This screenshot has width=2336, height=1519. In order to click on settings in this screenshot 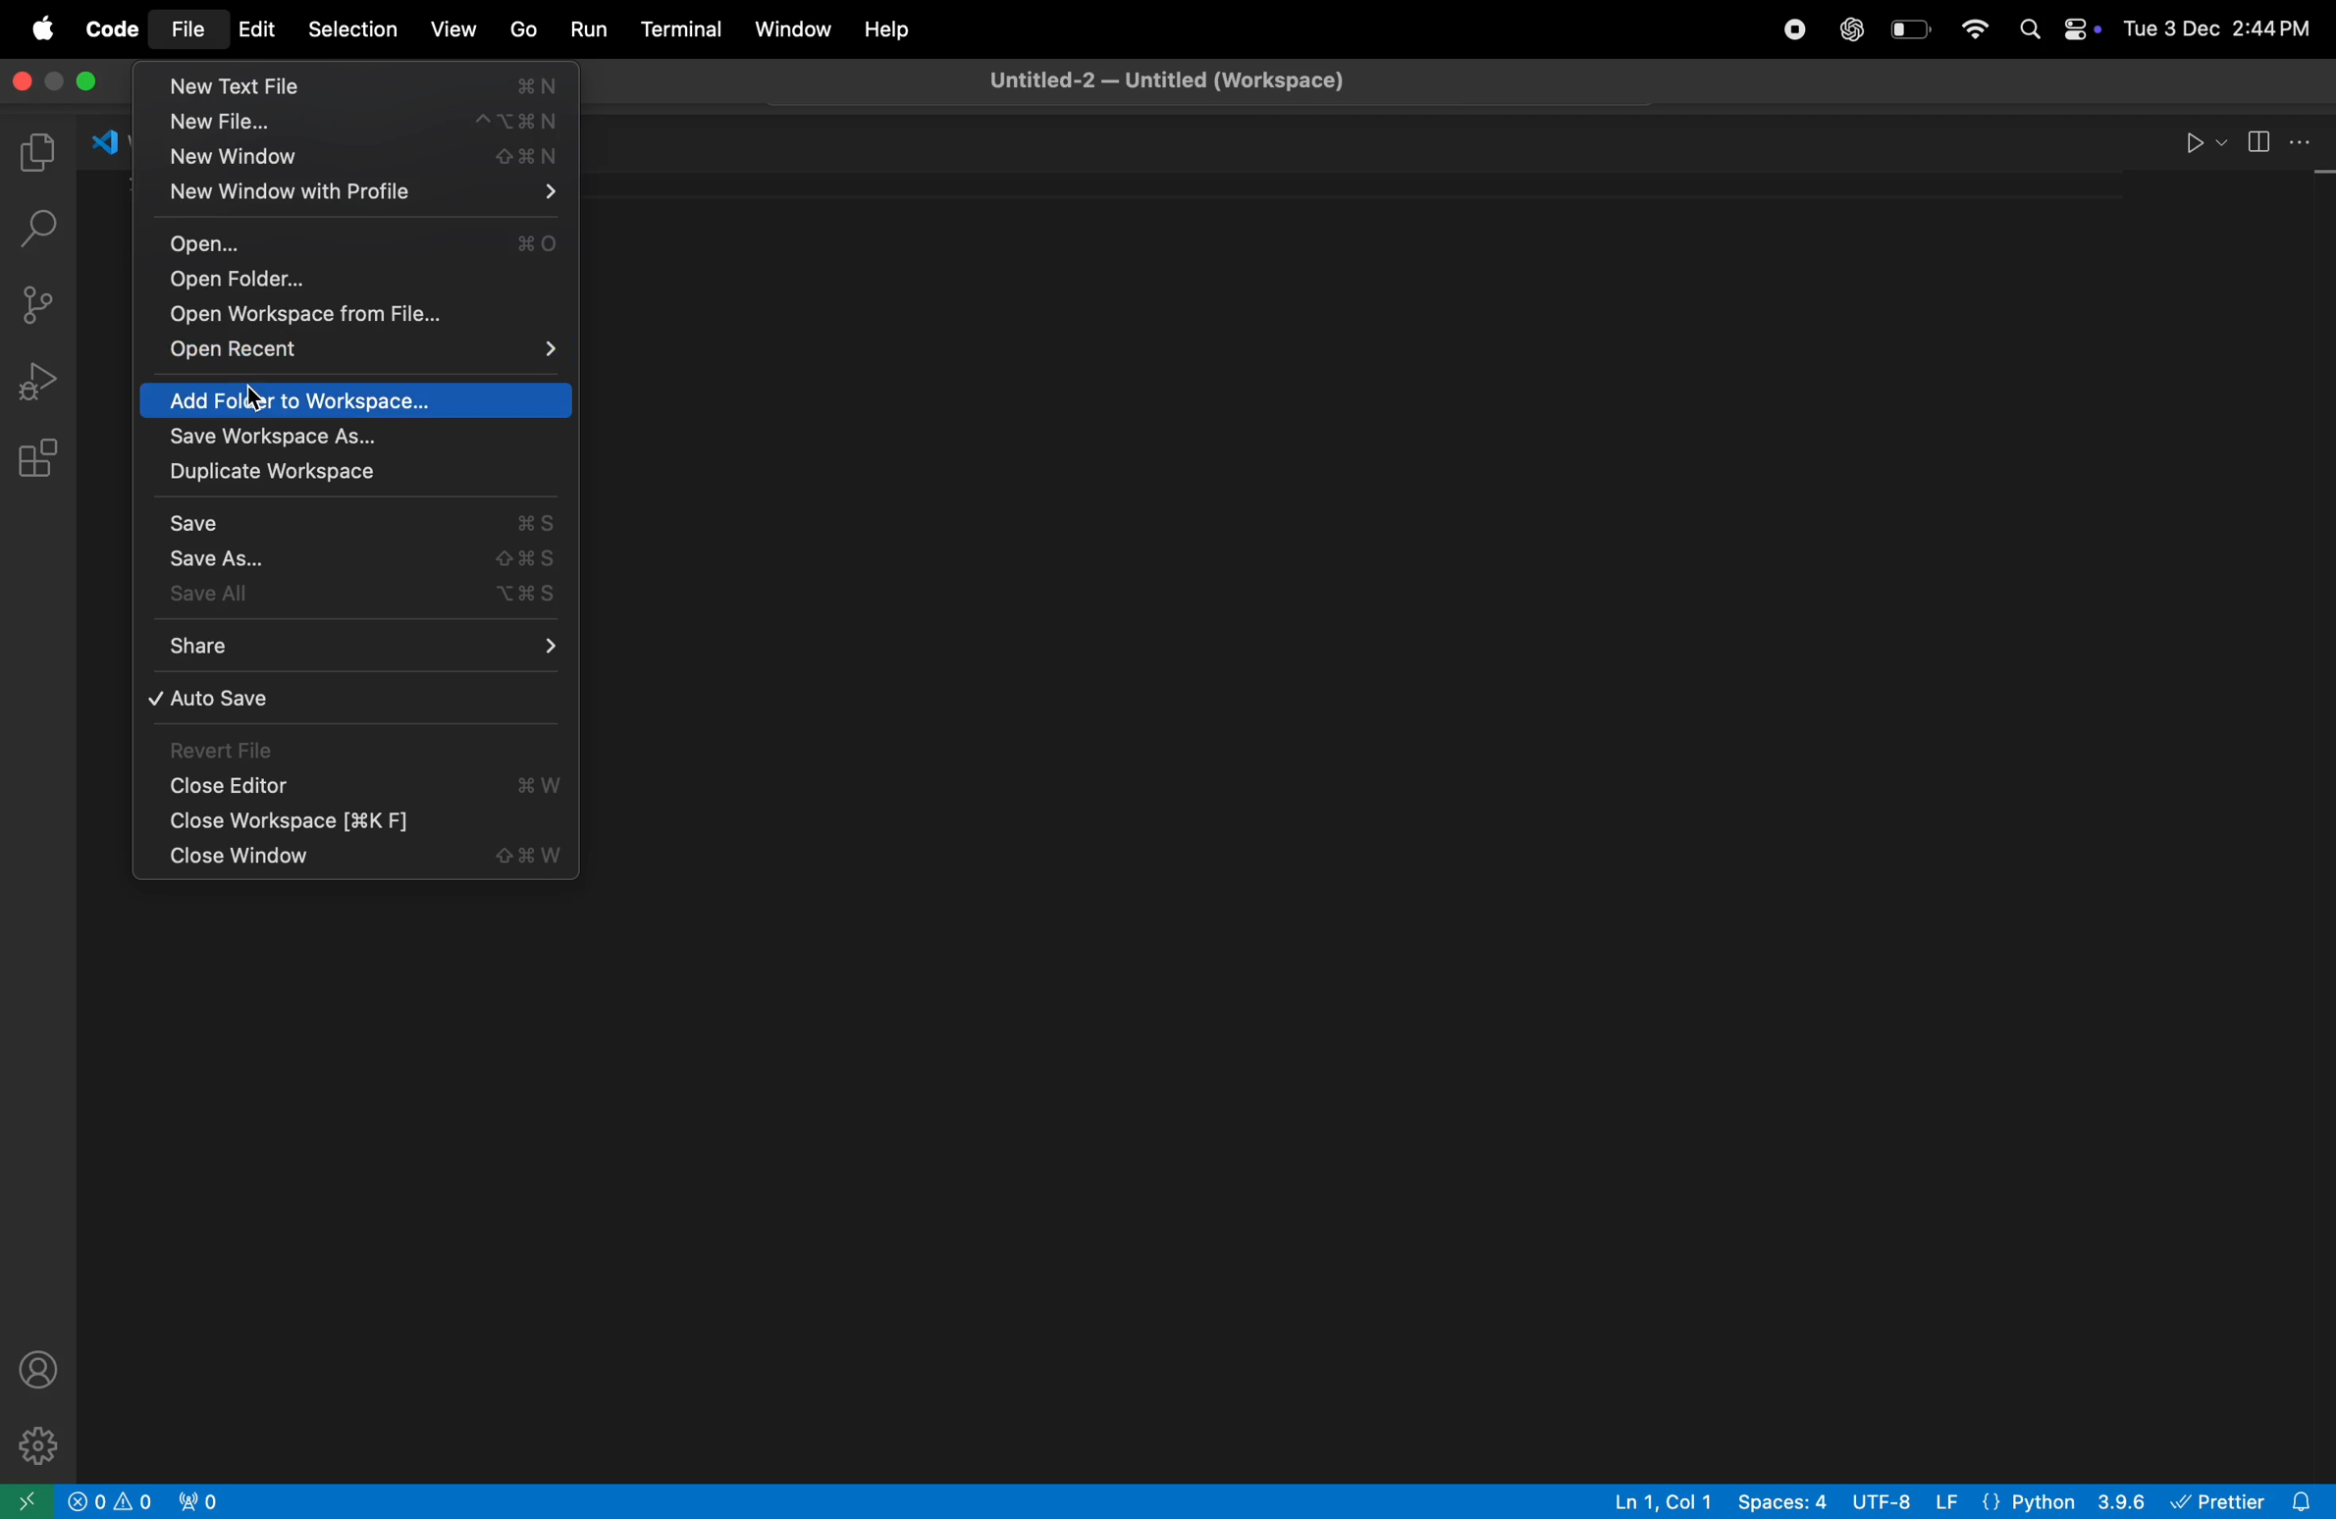, I will do `click(36, 1444)`.